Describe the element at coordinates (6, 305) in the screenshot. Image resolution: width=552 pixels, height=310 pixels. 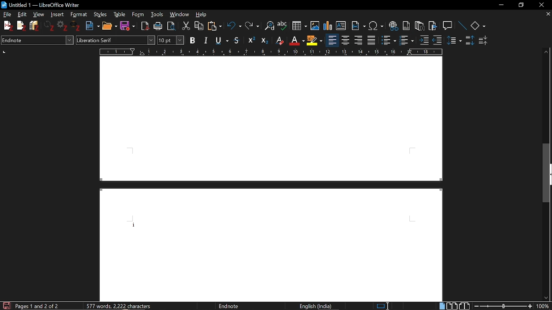
I see `Save` at that location.